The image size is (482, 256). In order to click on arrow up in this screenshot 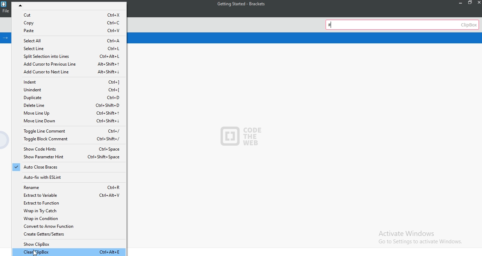, I will do `click(72, 6)`.